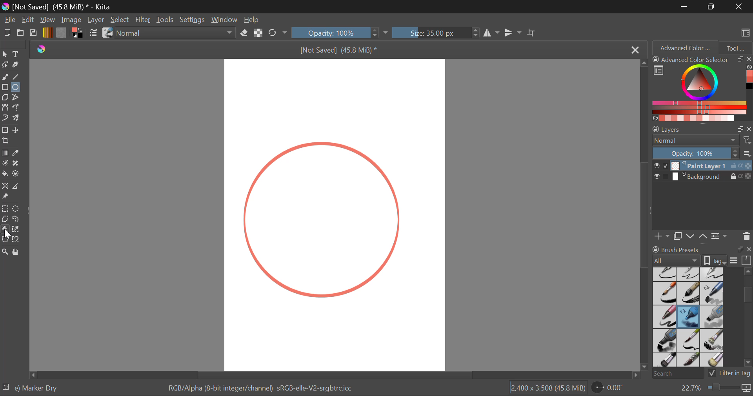 This screenshot has height=396, width=753. I want to click on New, so click(7, 34).